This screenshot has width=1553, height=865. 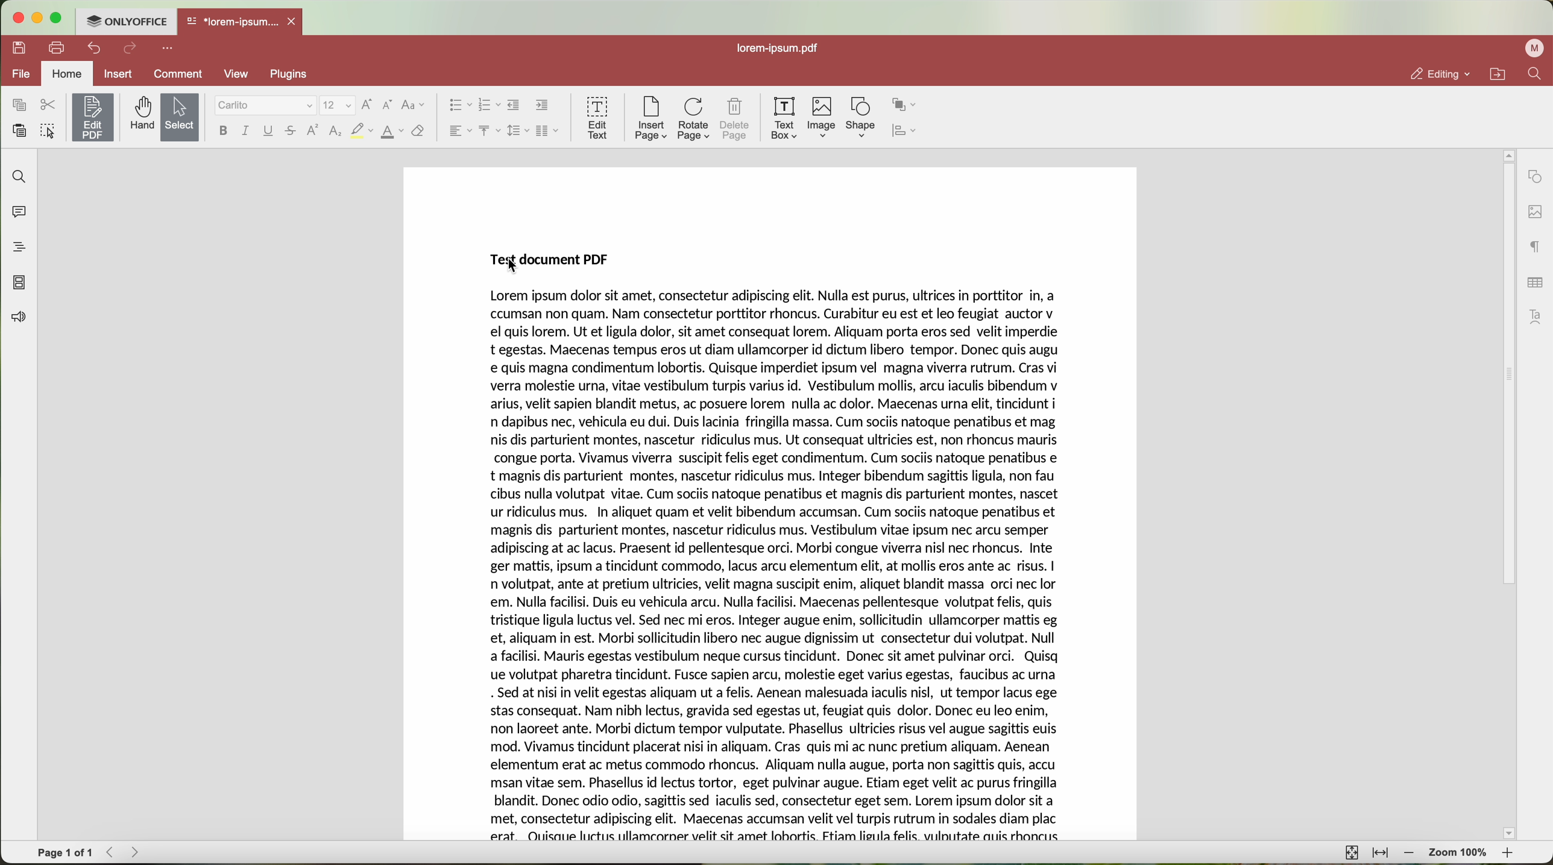 I want to click on select all, so click(x=48, y=130).